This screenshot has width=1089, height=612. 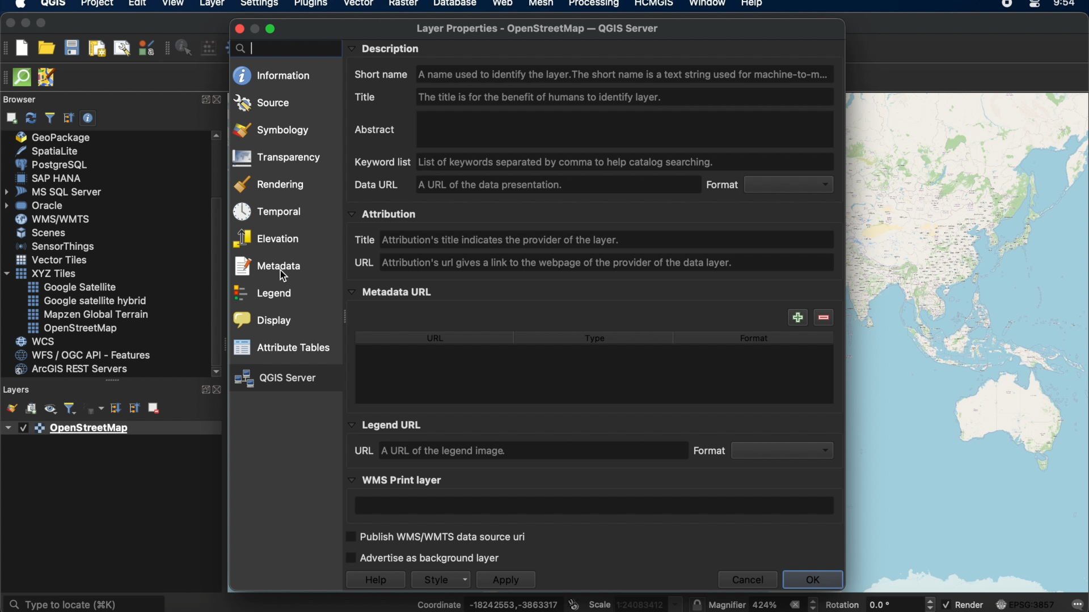 What do you see at coordinates (505, 580) in the screenshot?
I see `apply` at bounding box center [505, 580].